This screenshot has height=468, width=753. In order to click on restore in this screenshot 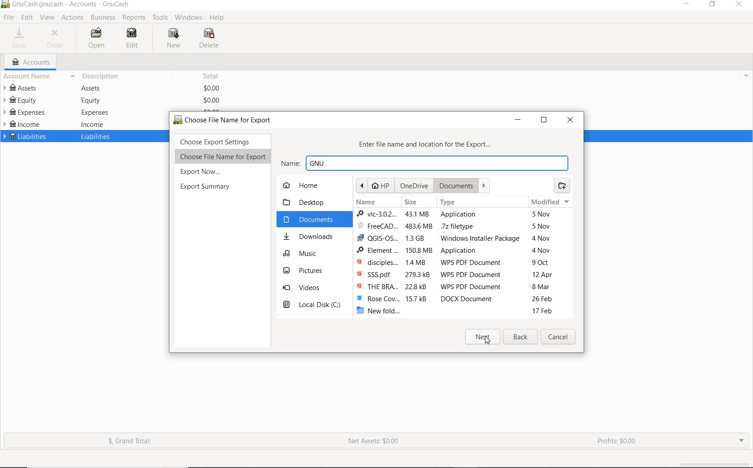, I will do `click(545, 119)`.